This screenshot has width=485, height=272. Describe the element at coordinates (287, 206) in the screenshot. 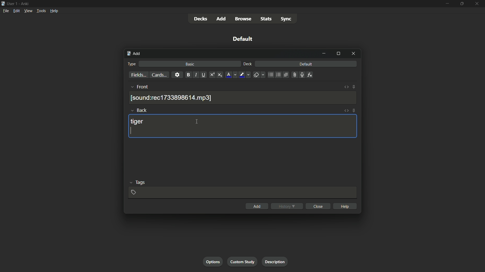

I see `history` at that location.